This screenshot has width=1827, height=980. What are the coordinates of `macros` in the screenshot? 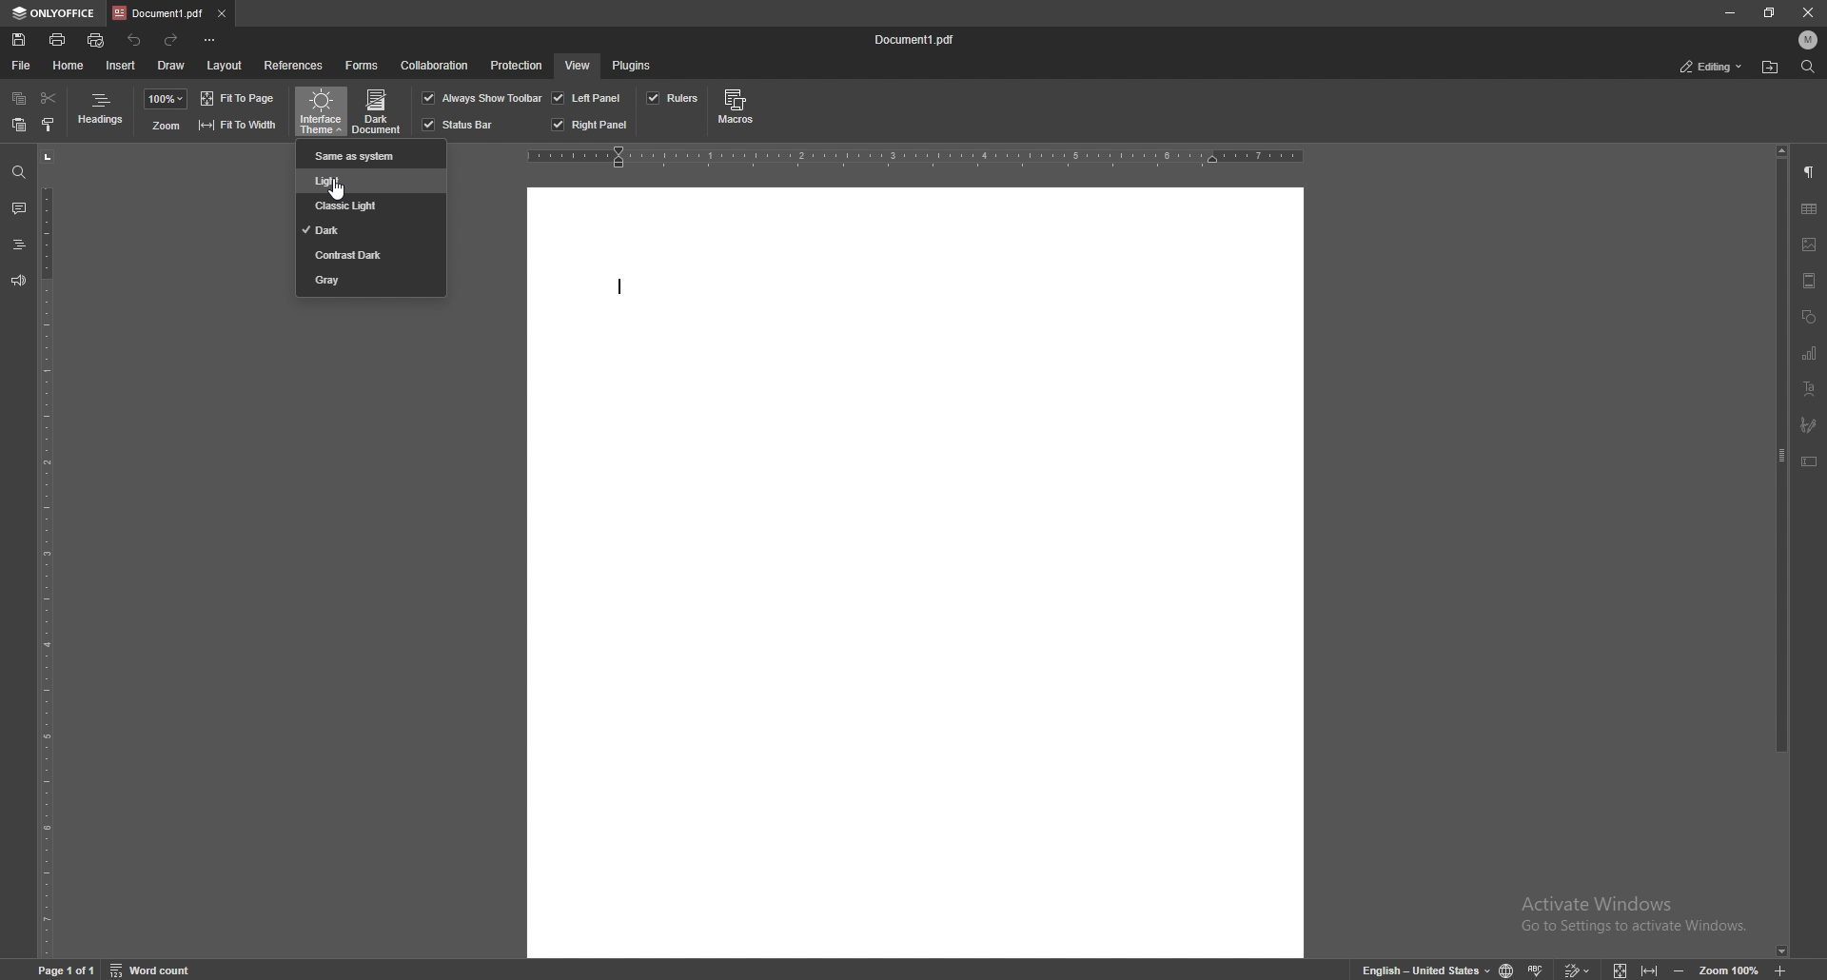 It's located at (738, 108).